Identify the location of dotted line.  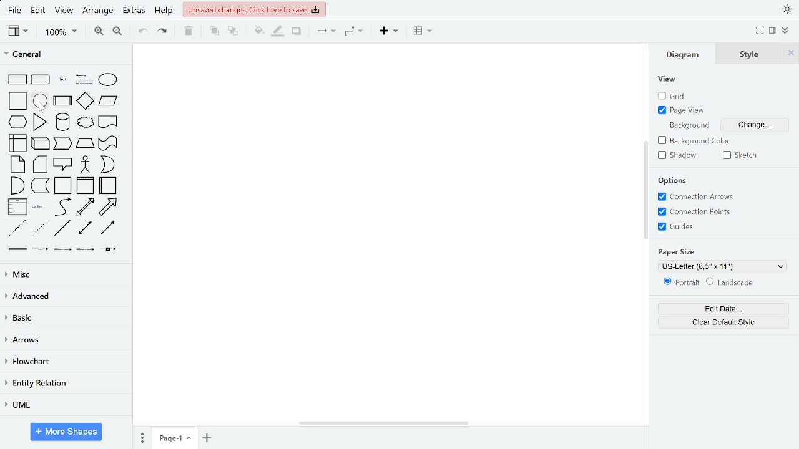
(39, 228).